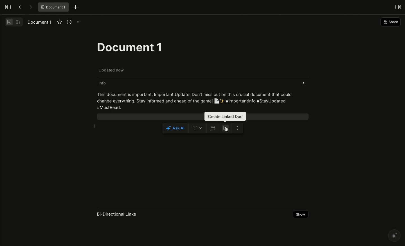 This screenshot has width=405, height=246. What do you see at coordinates (225, 116) in the screenshot?
I see `Create linked doc` at bounding box center [225, 116].